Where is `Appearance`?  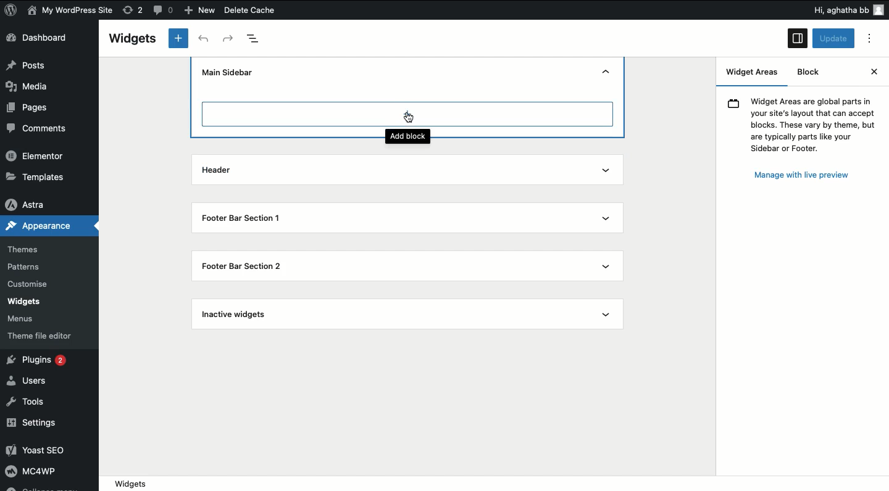 Appearance is located at coordinates (43, 225).